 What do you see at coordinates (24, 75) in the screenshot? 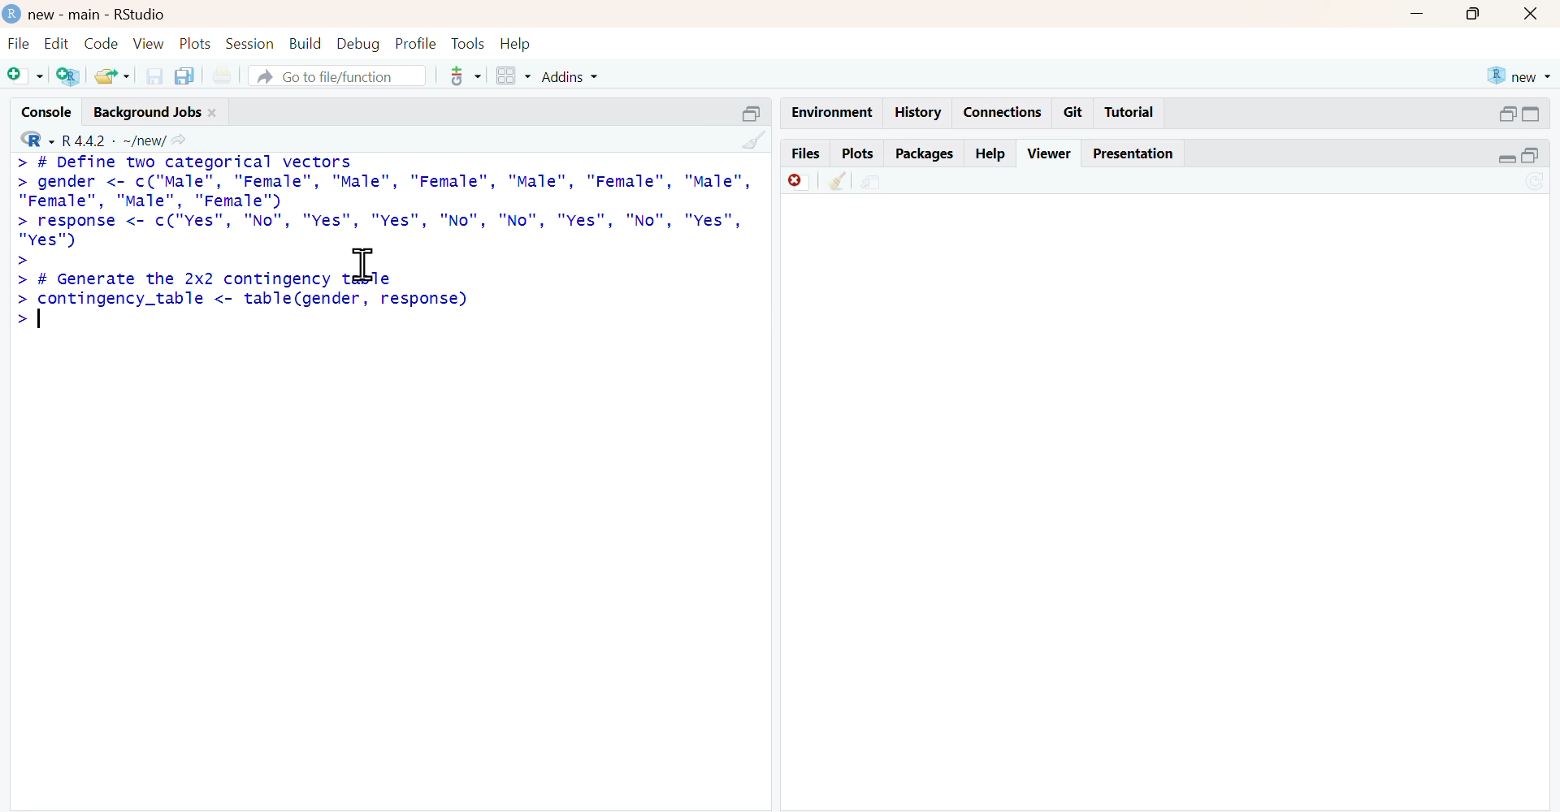
I see `Add file as` at bounding box center [24, 75].